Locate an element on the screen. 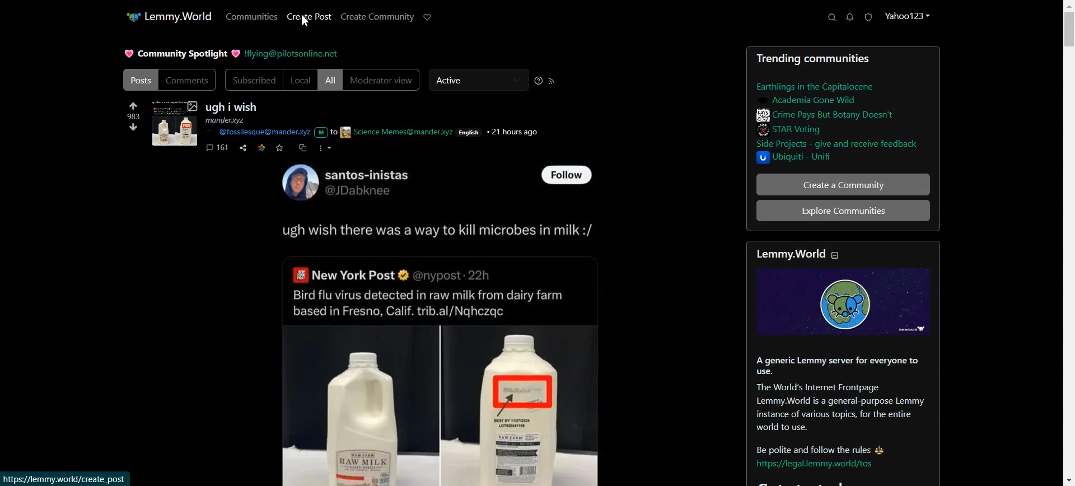 This screenshot has width=1075, height=486. Comments is located at coordinates (190, 80).